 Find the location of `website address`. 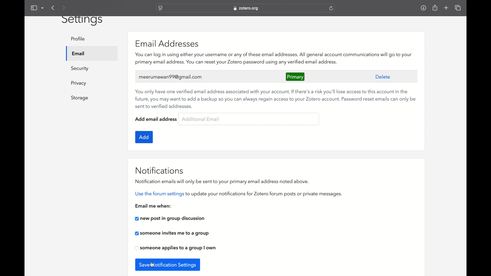

website address is located at coordinates (247, 8).